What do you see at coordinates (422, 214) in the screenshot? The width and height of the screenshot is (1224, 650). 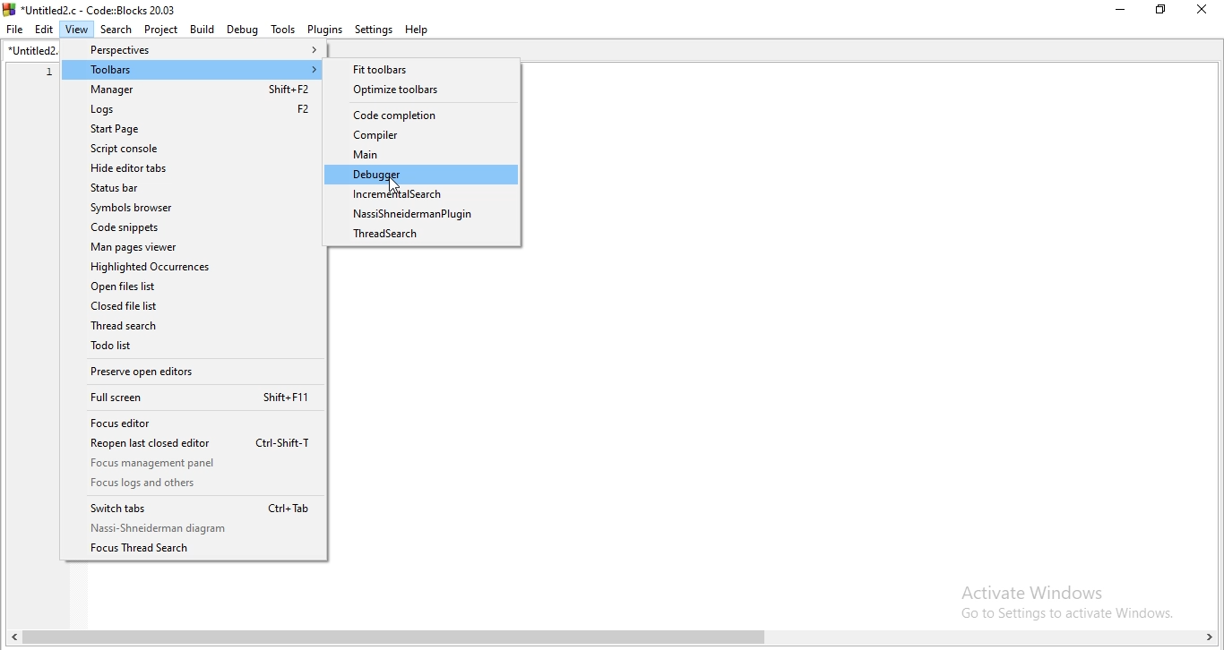 I see `Nasaishodema Plugin ` at bounding box center [422, 214].